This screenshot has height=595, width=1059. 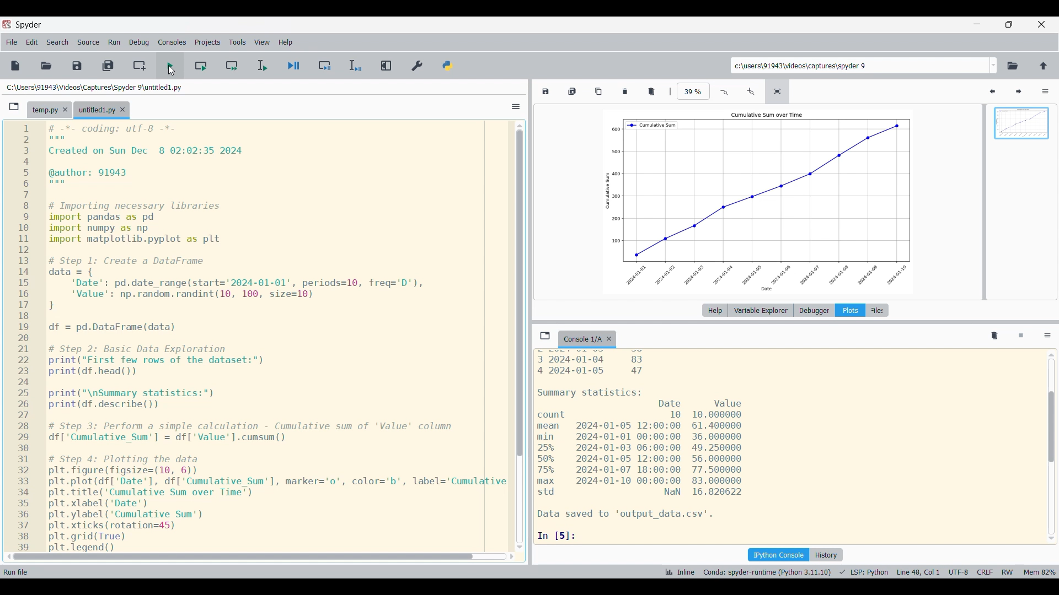 What do you see at coordinates (1041, 24) in the screenshot?
I see `Close interface` at bounding box center [1041, 24].